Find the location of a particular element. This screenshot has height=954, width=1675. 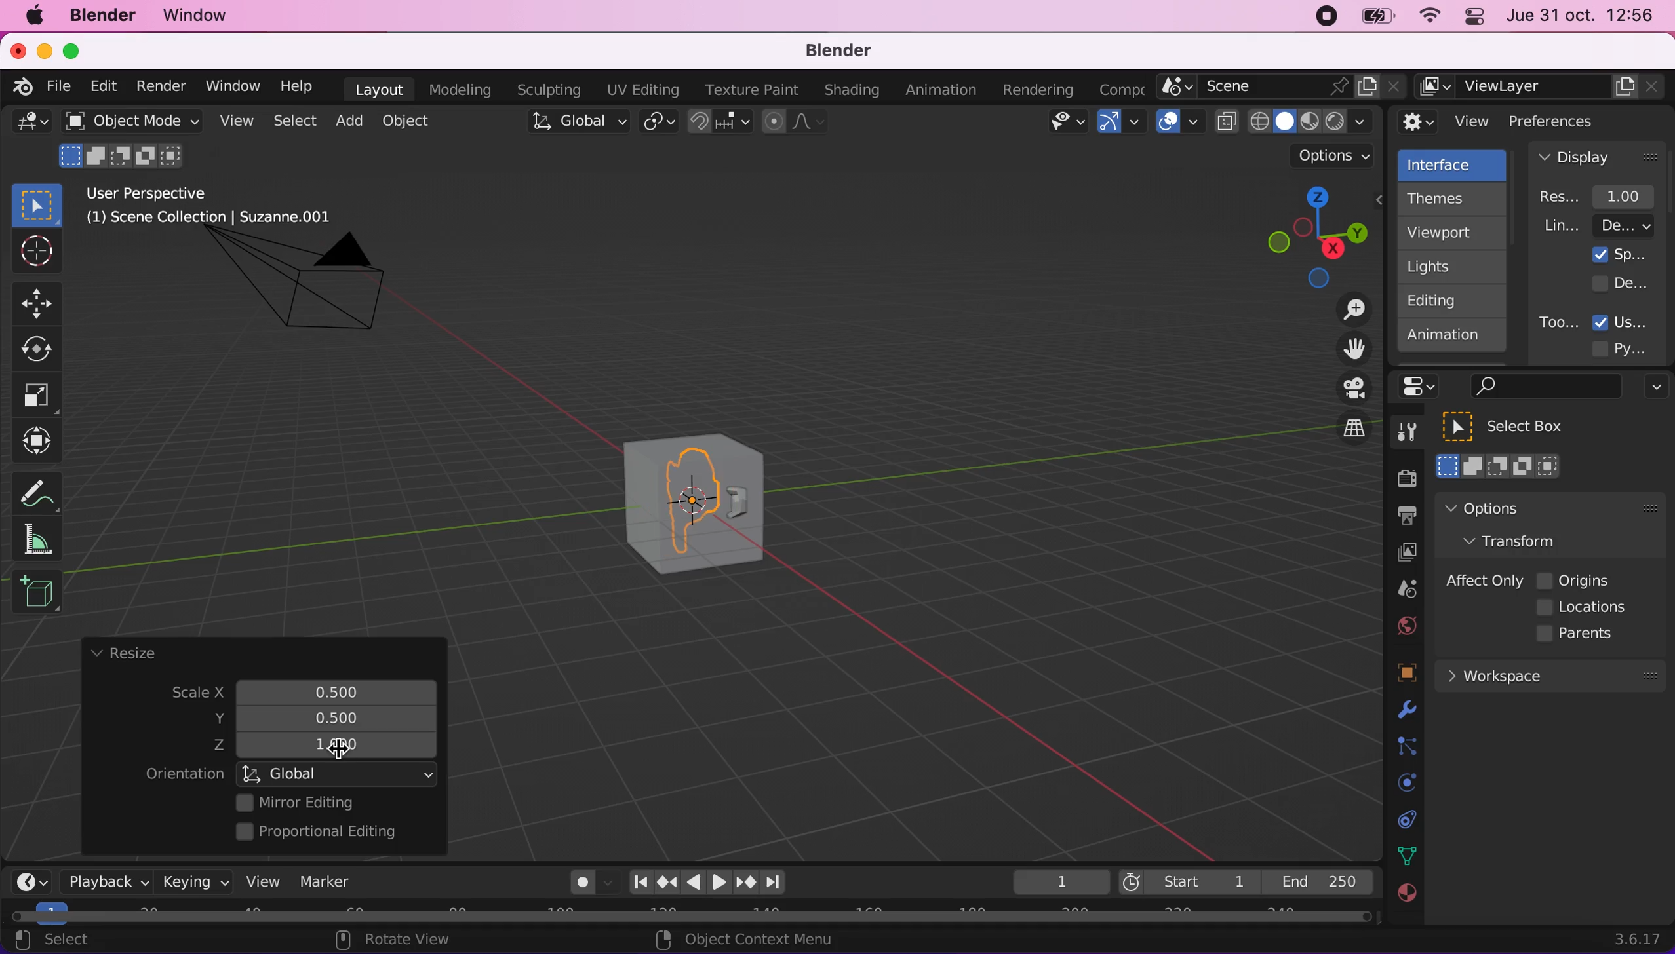

select is located at coordinates (66, 941).